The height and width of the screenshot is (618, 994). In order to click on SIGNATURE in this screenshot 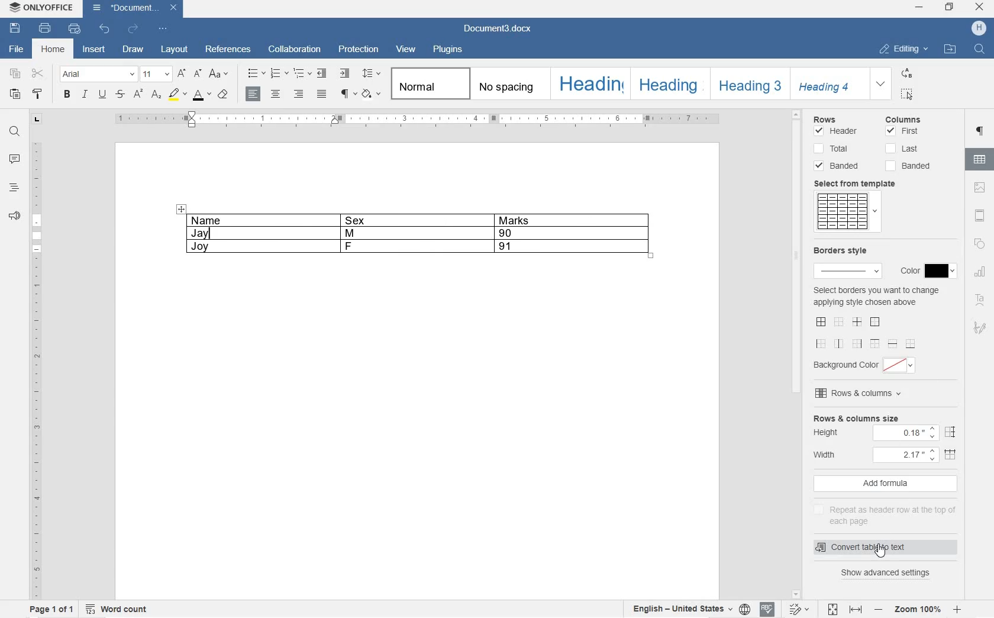, I will do `click(980, 329)`.